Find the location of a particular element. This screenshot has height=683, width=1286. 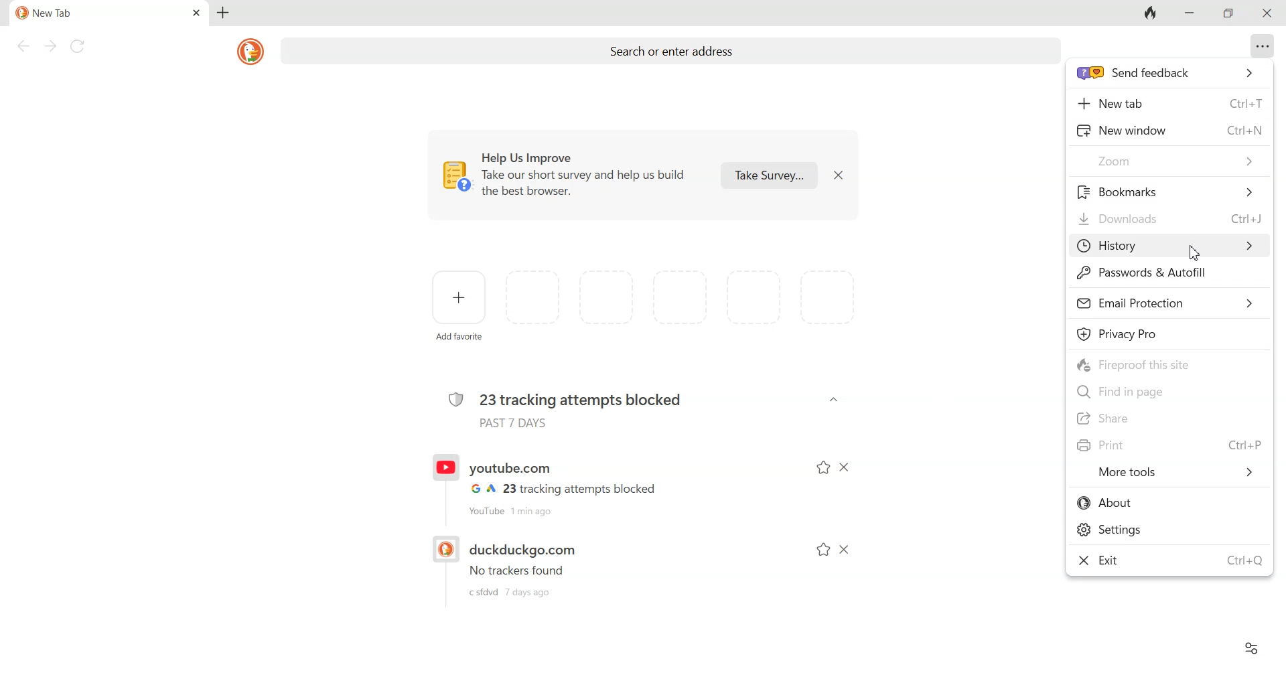

Cursor is located at coordinates (1195, 251).